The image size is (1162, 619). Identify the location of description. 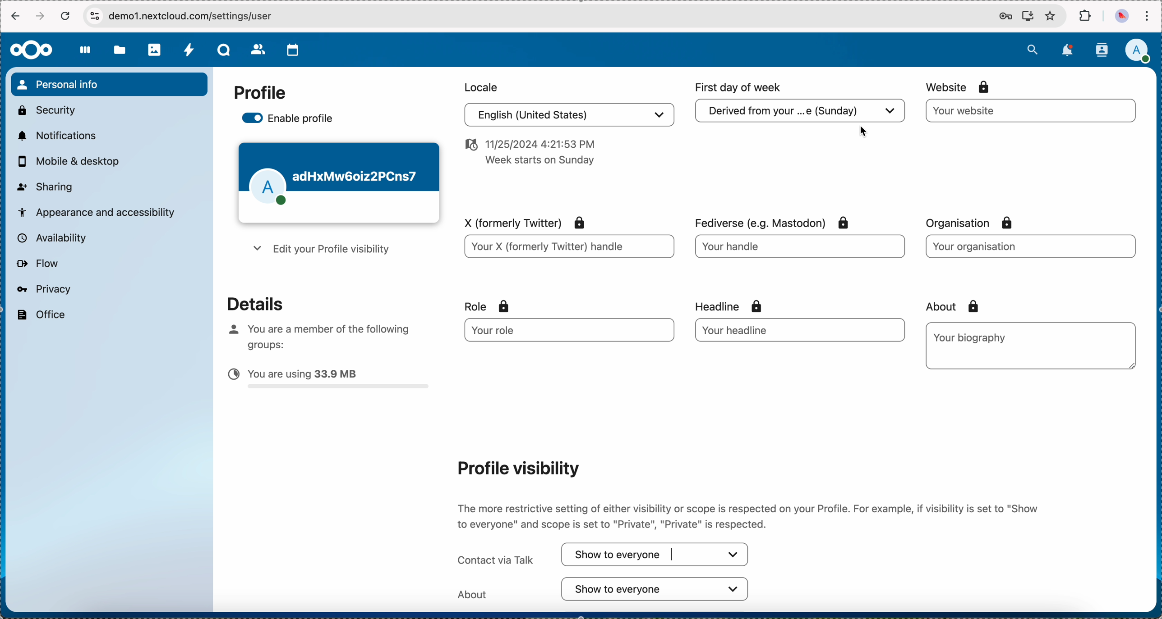
(746, 516).